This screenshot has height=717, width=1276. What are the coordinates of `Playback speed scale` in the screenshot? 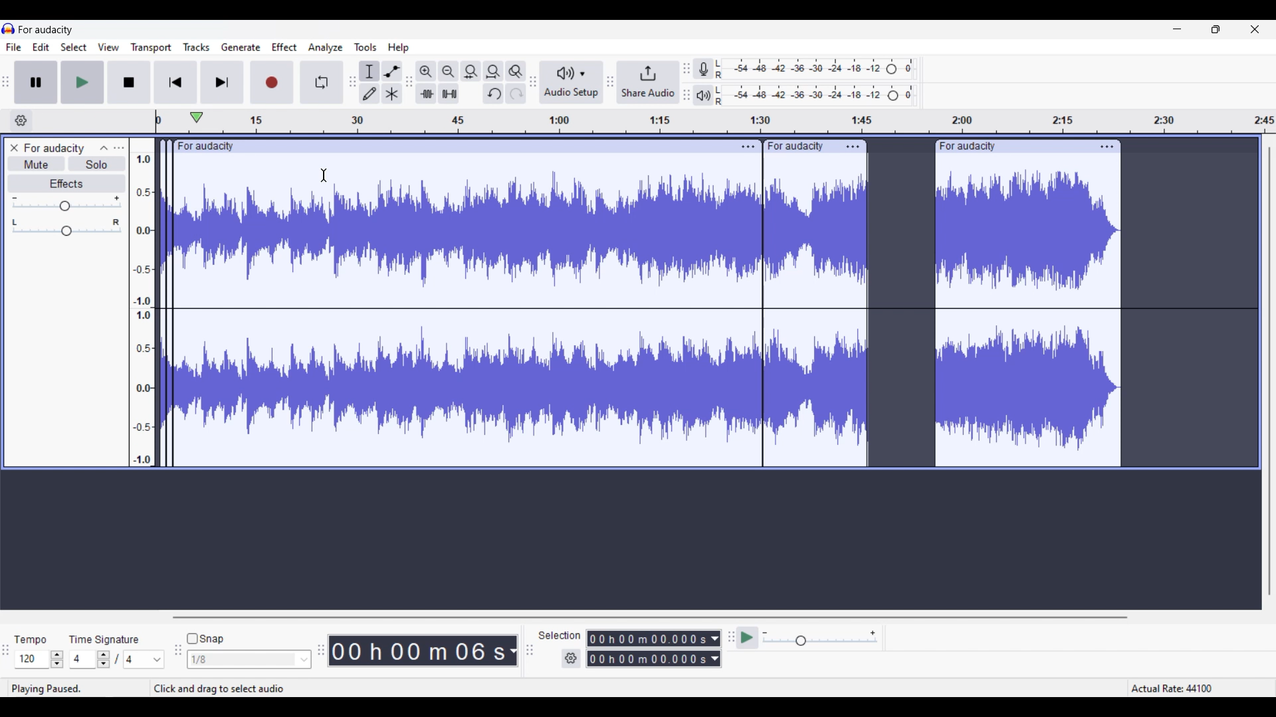 It's located at (821, 639).